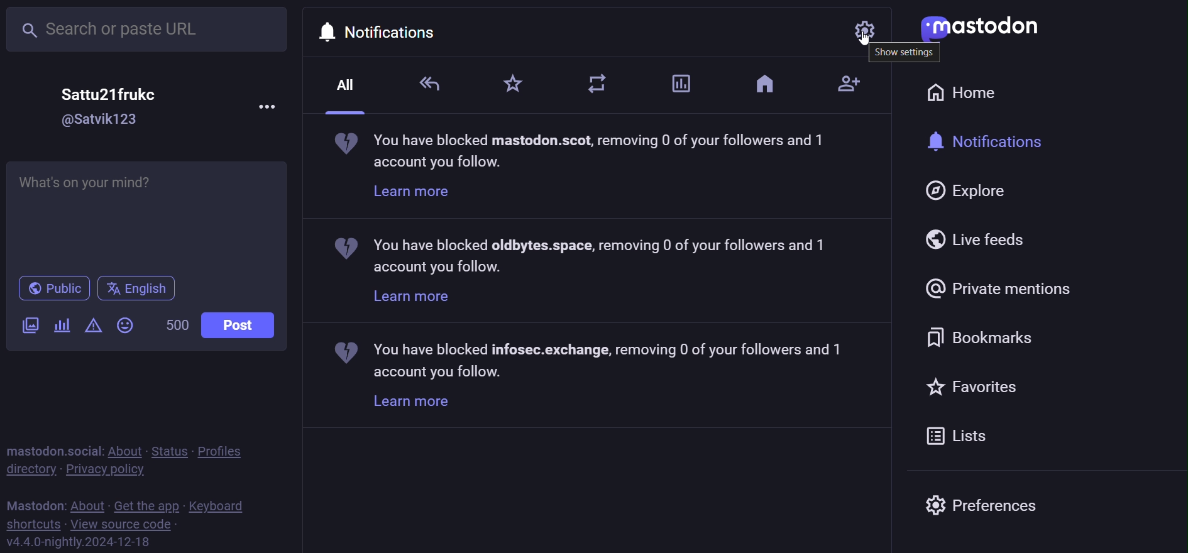 Image resolution: width=1188 pixels, height=553 pixels. I want to click on @Satvik123, so click(104, 120).